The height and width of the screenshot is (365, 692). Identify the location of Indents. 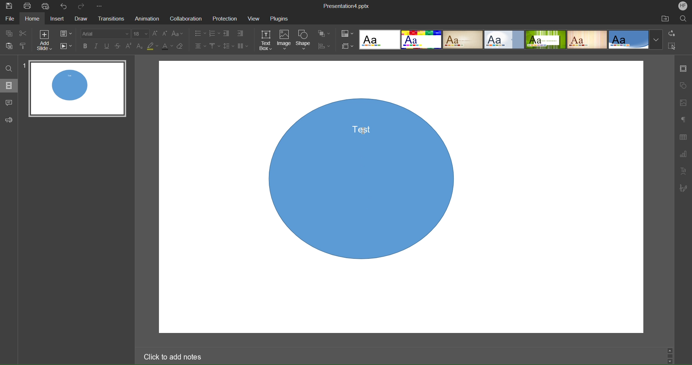
(238, 32).